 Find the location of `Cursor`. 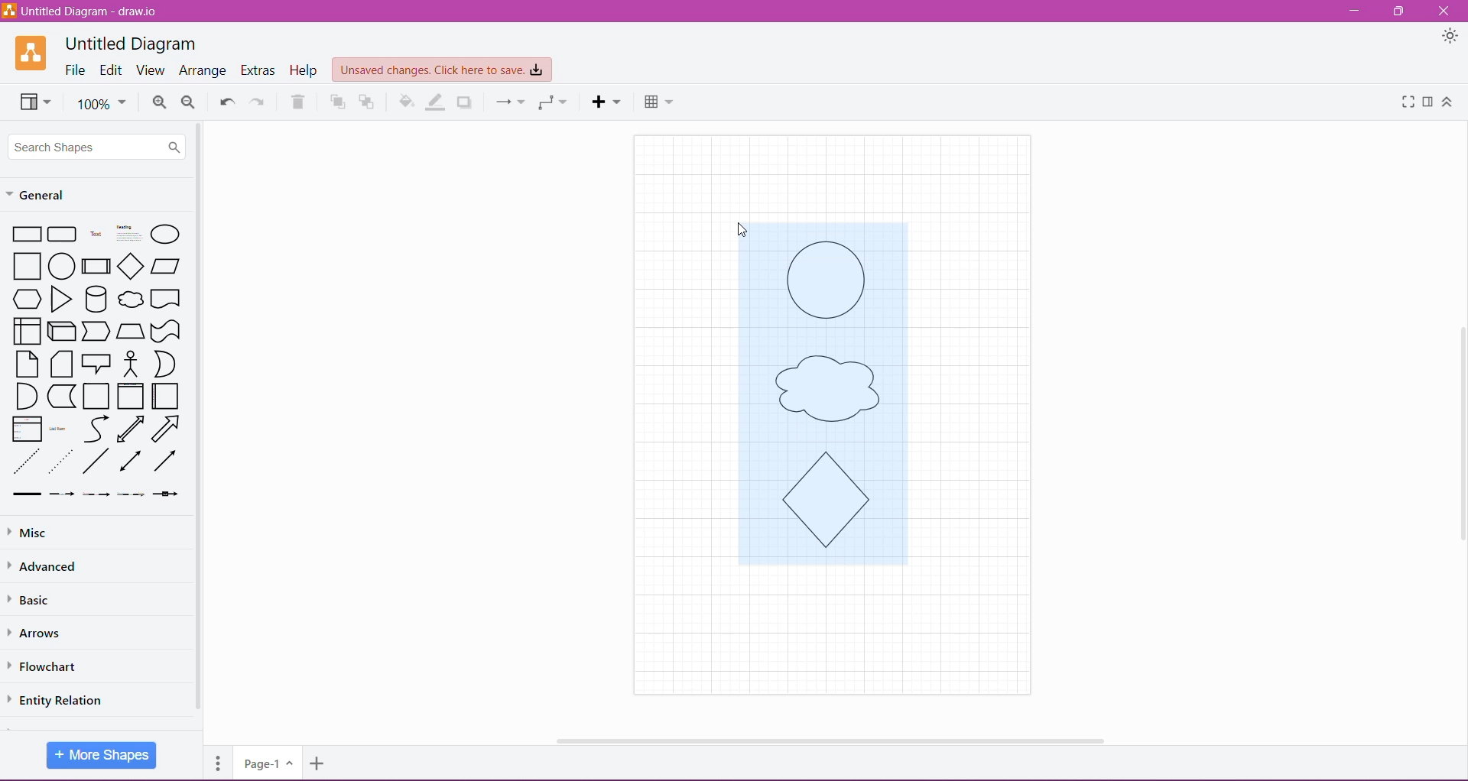

Cursor is located at coordinates (740, 225).